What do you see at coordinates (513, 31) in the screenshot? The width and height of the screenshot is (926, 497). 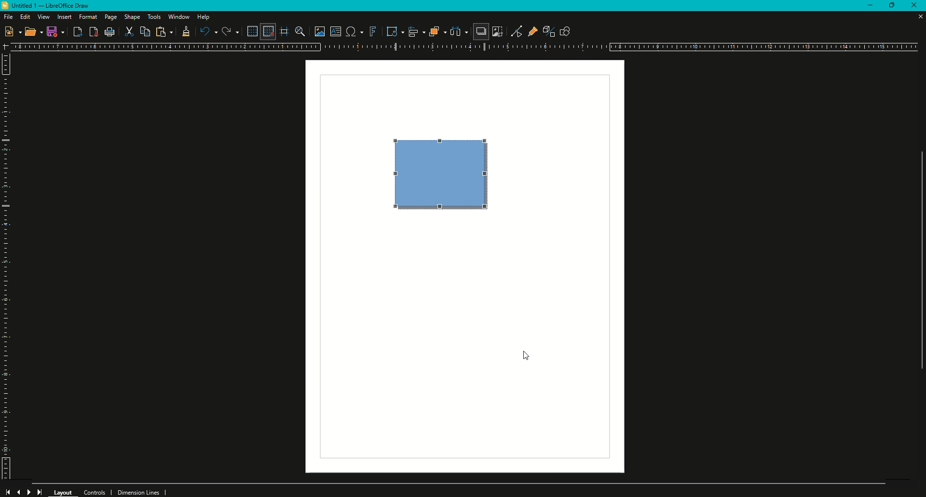 I see `Toggle Point Edit Mode` at bounding box center [513, 31].